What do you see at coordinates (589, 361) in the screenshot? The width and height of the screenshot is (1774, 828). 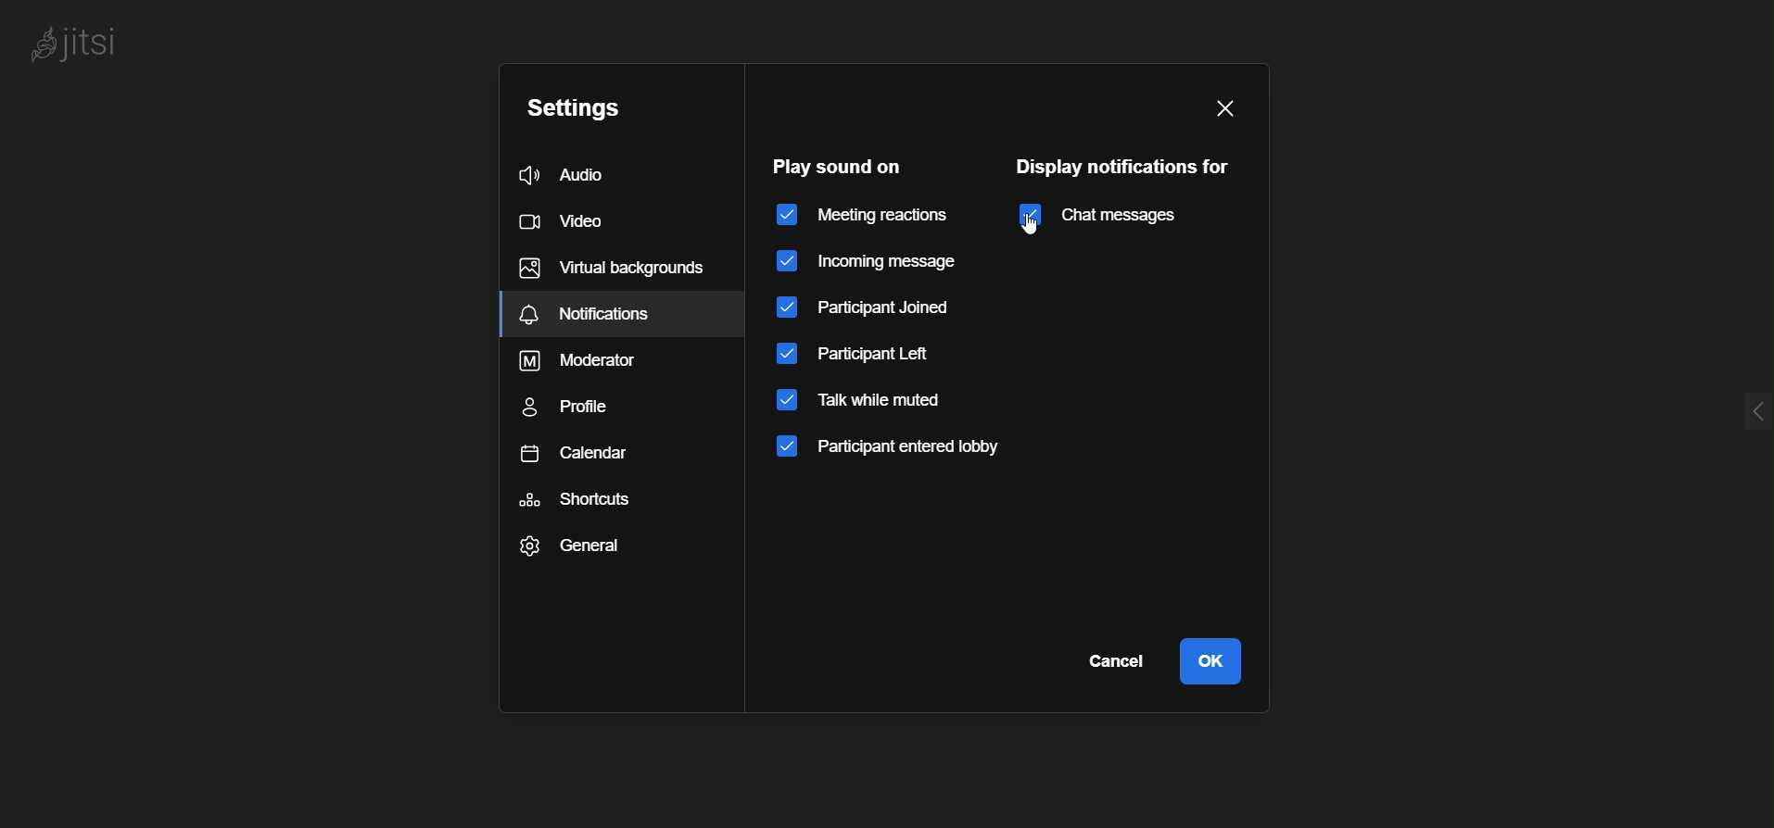 I see `moderator` at bounding box center [589, 361].